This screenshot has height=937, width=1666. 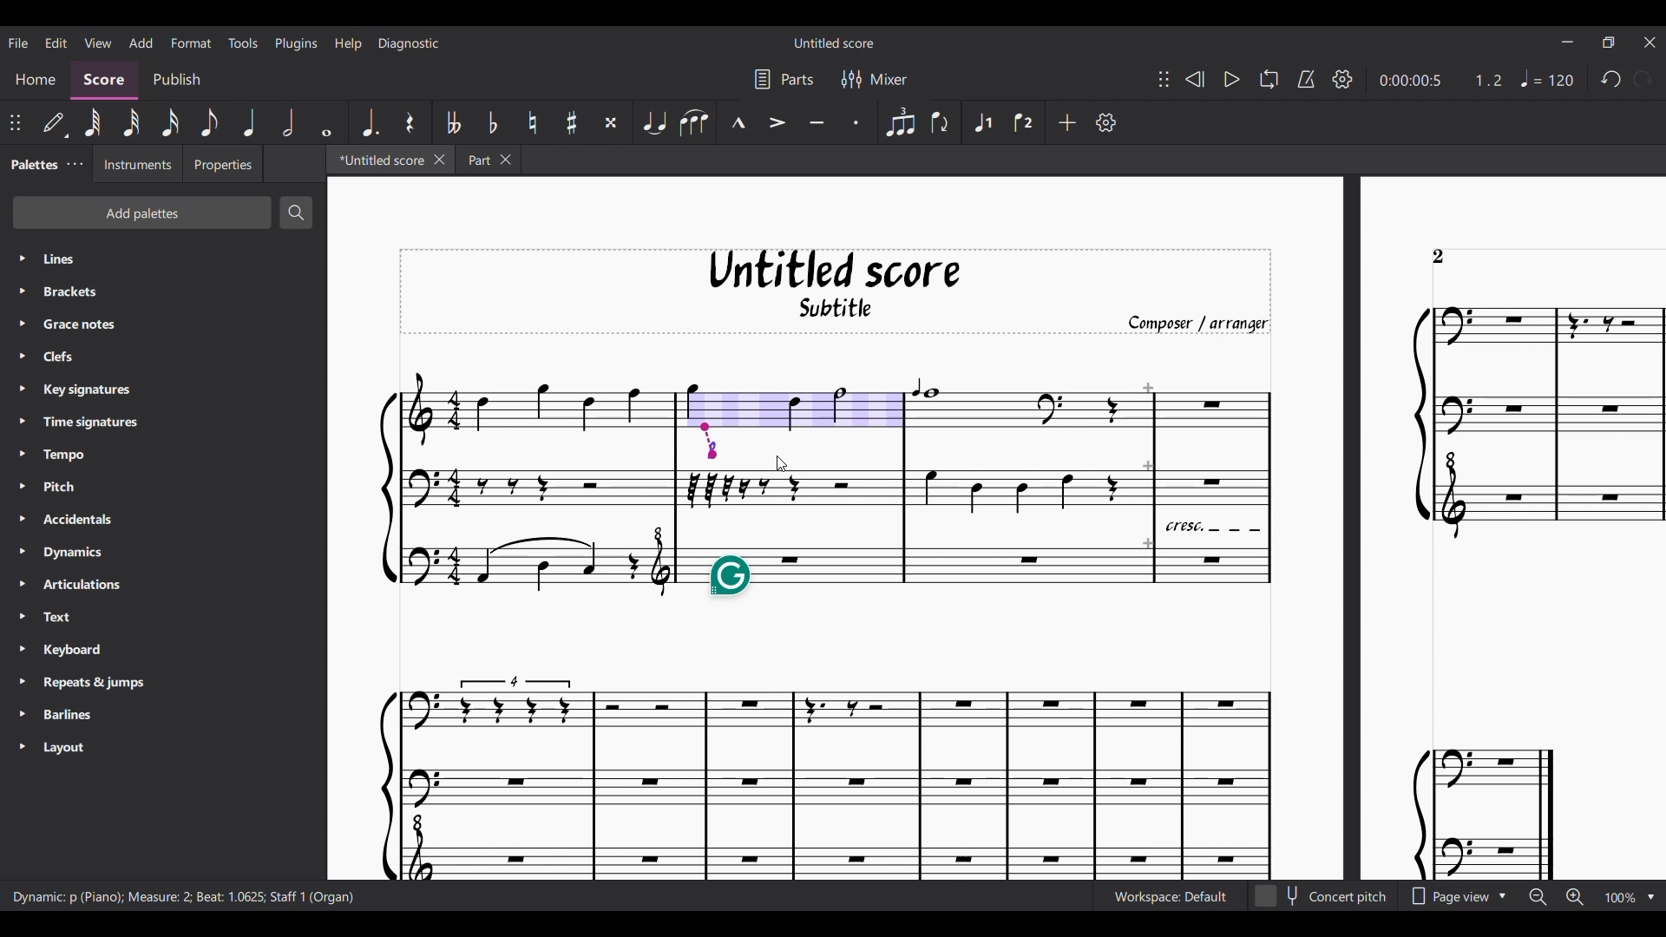 I want to click on Page count , so click(x=1439, y=257).